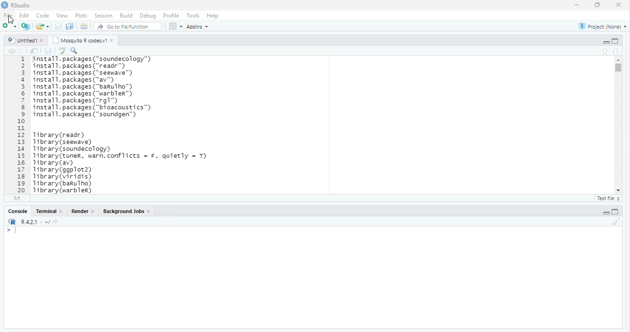 The width and height of the screenshot is (630, 332). I want to click on Console, so click(18, 211).